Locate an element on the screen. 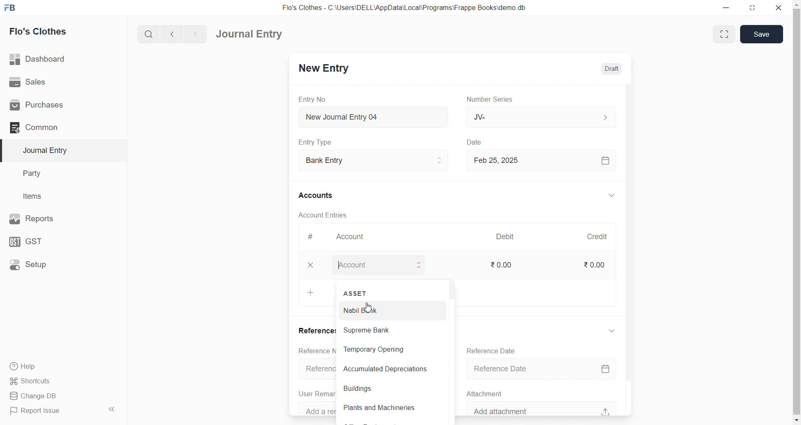 This screenshot has width=801, height=425. Number Series is located at coordinates (496, 99).